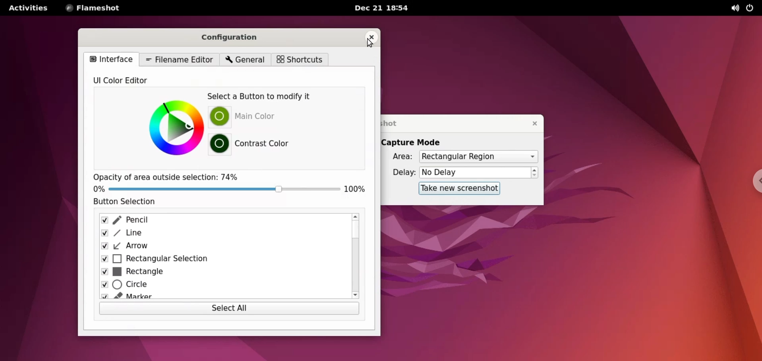 The image size is (762, 361). What do you see at coordinates (753, 180) in the screenshot?
I see `chrome options` at bounding box center [753, 180].